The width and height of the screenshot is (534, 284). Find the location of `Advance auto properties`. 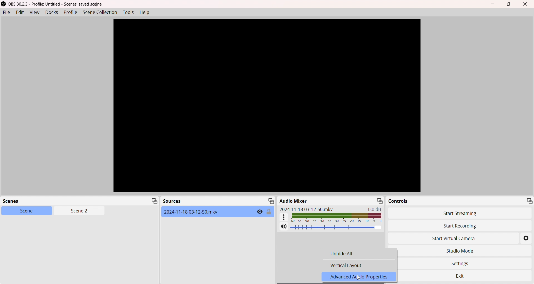

Advance auto properties is located at coordinates (361, 277).